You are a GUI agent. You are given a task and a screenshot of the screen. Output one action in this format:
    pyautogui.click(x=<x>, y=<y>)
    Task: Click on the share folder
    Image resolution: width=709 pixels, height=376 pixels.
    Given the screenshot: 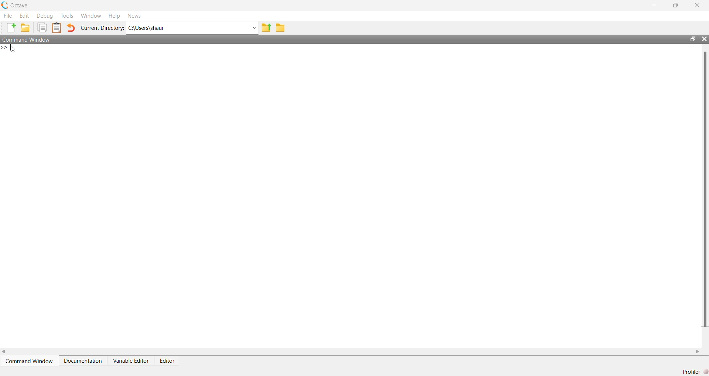 What is the action you would take?
    pyautogui.click(x=266, y=28)
    